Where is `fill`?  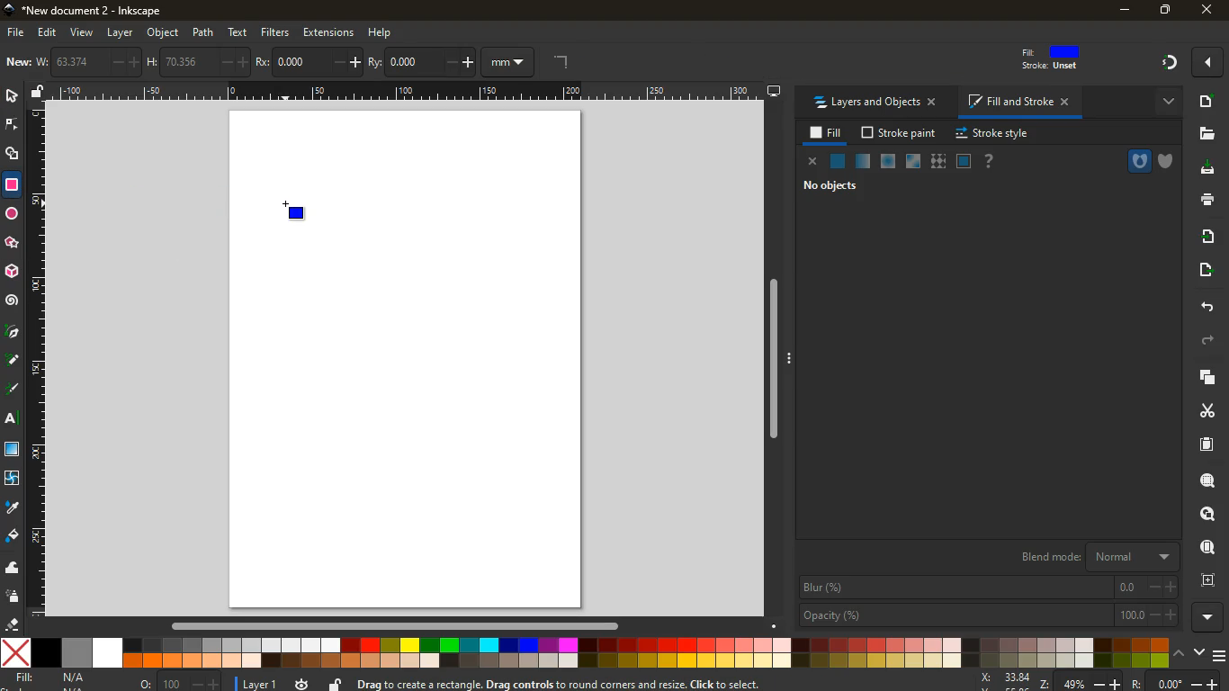 fill is located at coordinates (826, 136).